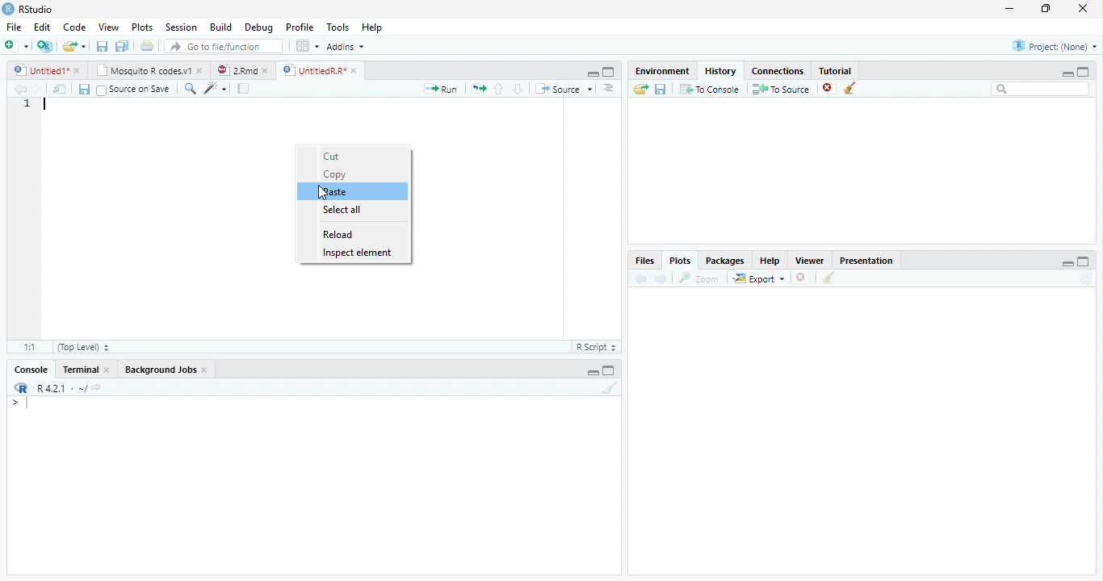  I want to click on Edit, so click(42, 27).